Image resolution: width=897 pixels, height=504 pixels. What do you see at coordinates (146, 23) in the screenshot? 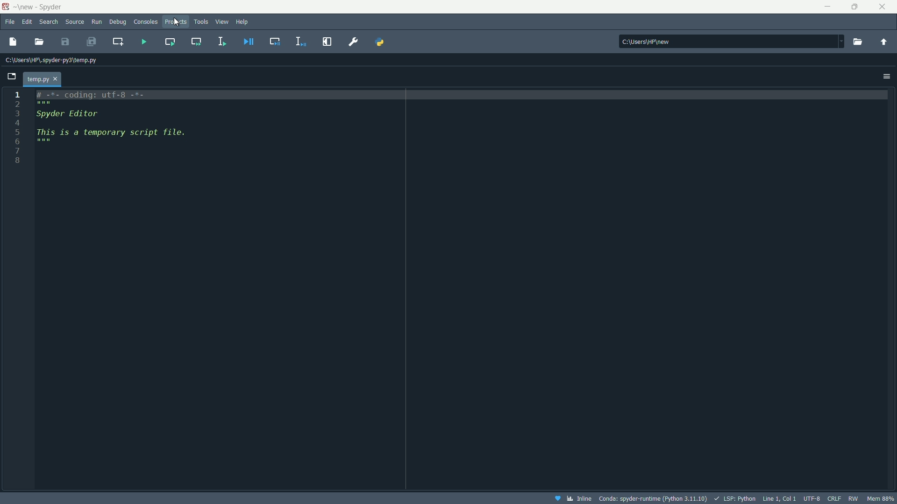
I see `Consoles menu` at bounding box center [146, 23].